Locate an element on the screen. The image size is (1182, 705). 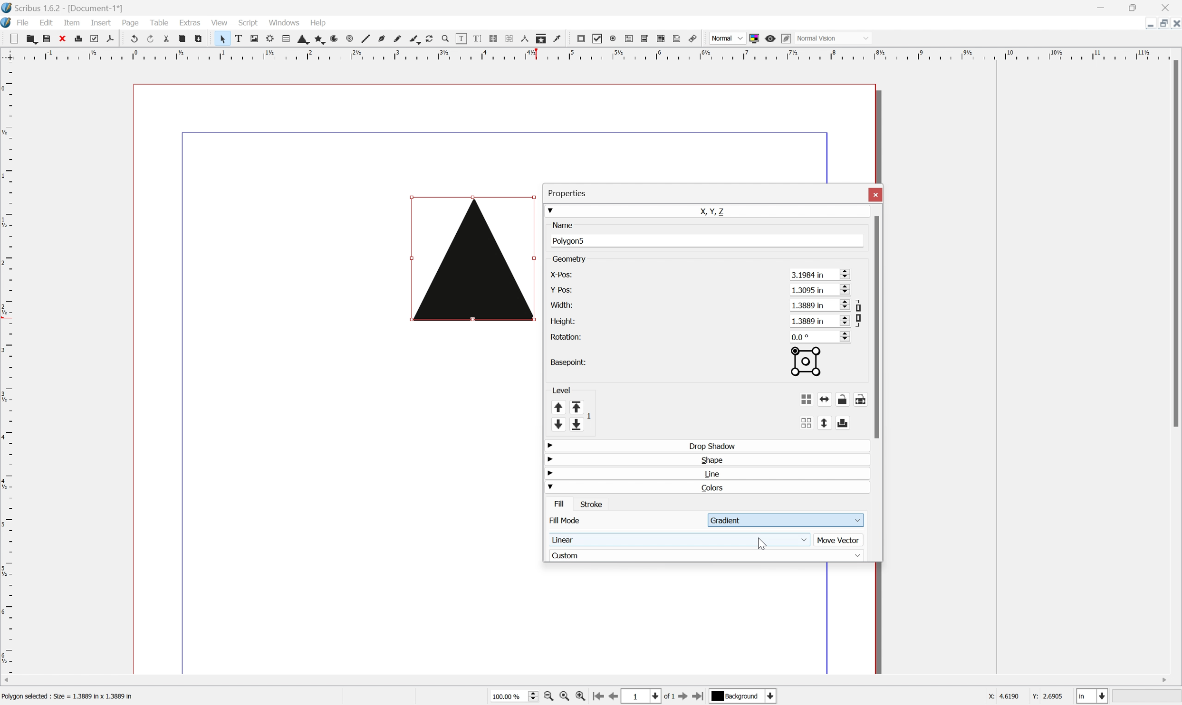
Close is located at coordinates (63, 38).